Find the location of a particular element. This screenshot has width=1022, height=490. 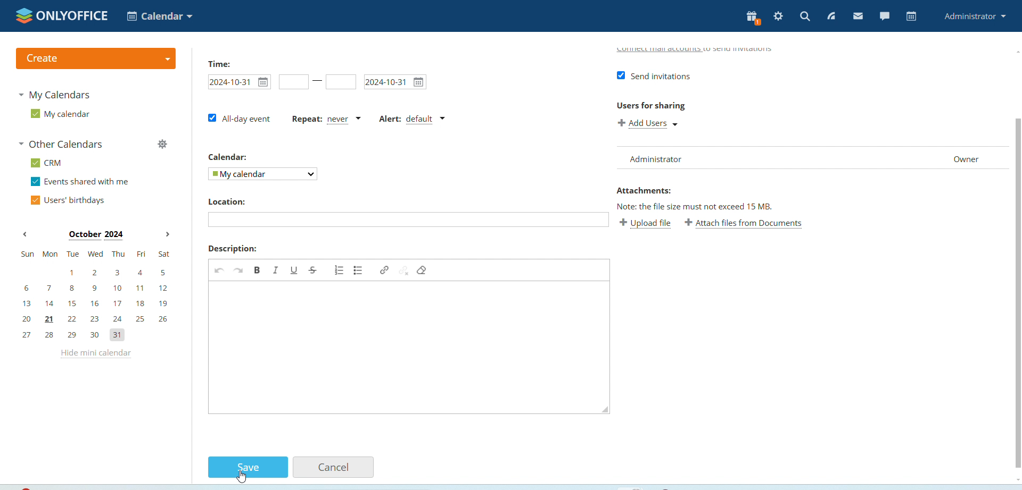

Set event end time is located at coordinates (341, 82).